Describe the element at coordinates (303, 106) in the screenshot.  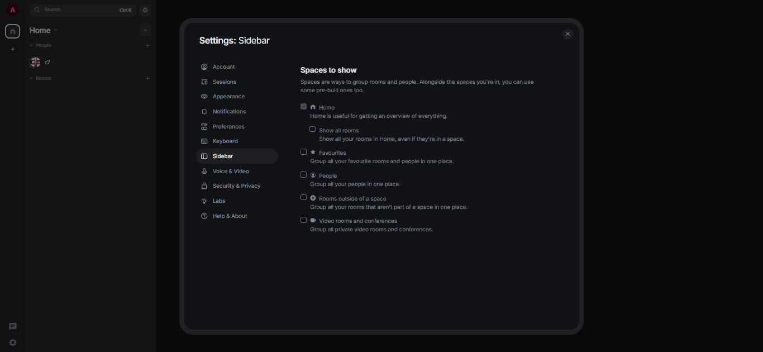
I see `enabled` at that location.